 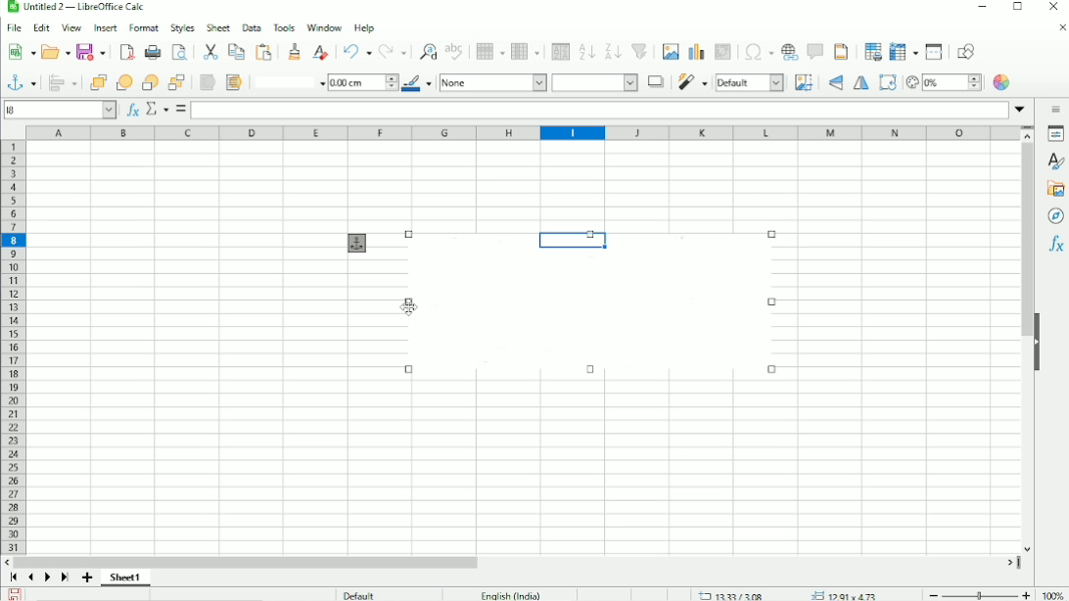 What do you see at coordinates (14, 578) in the screenshot?
I see `Scroll to first sheet` at bounding box center [14, 578].